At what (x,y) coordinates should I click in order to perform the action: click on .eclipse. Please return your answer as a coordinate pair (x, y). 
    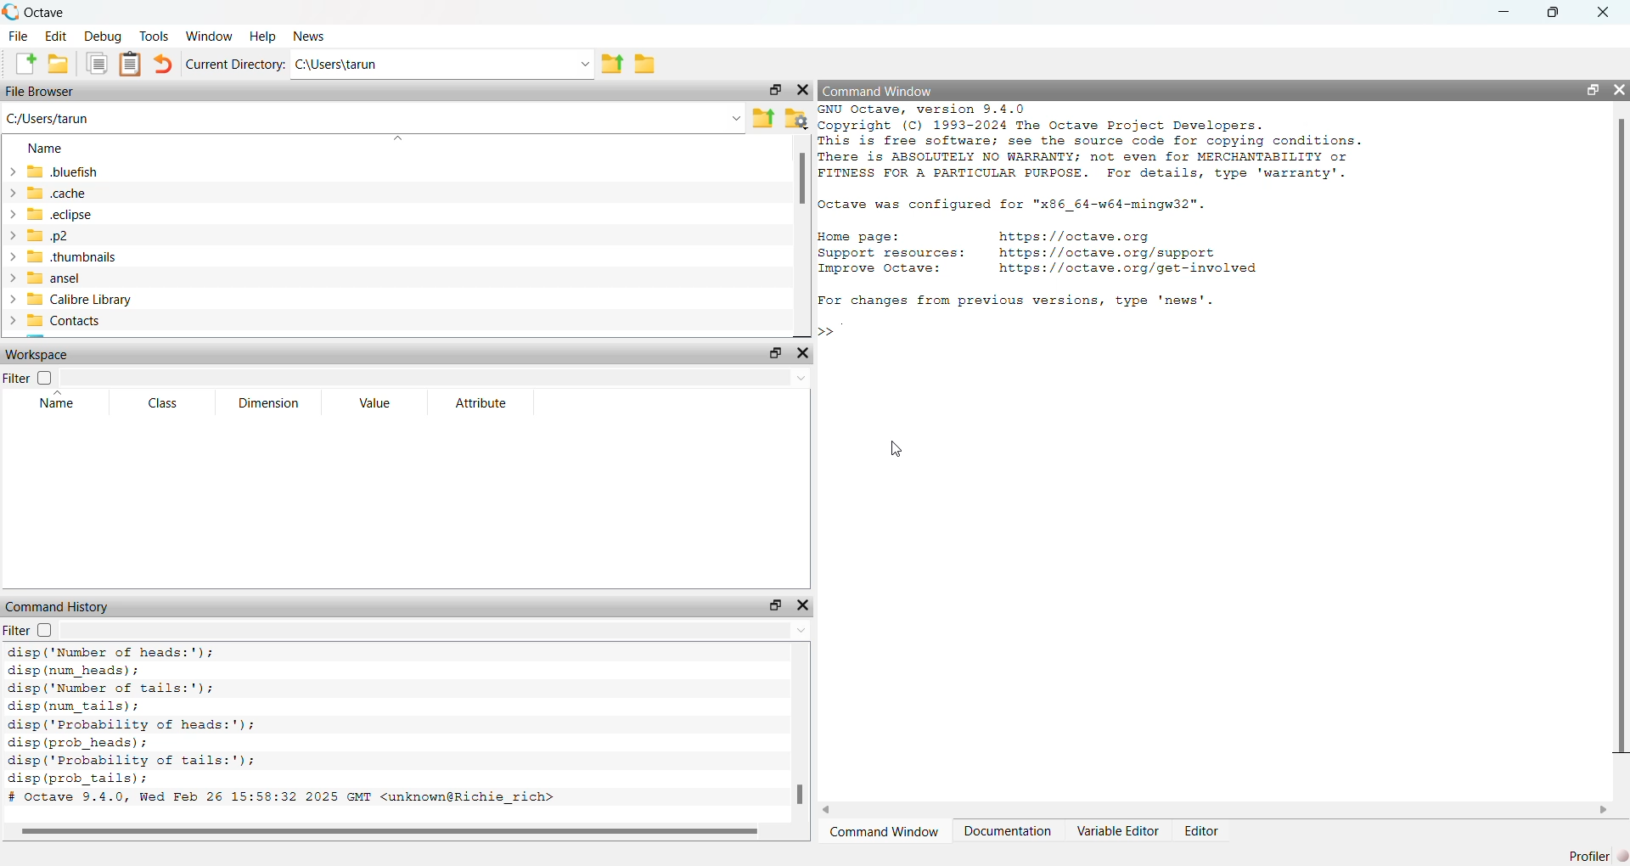
    Looking at the image, I should click on (59, 213).